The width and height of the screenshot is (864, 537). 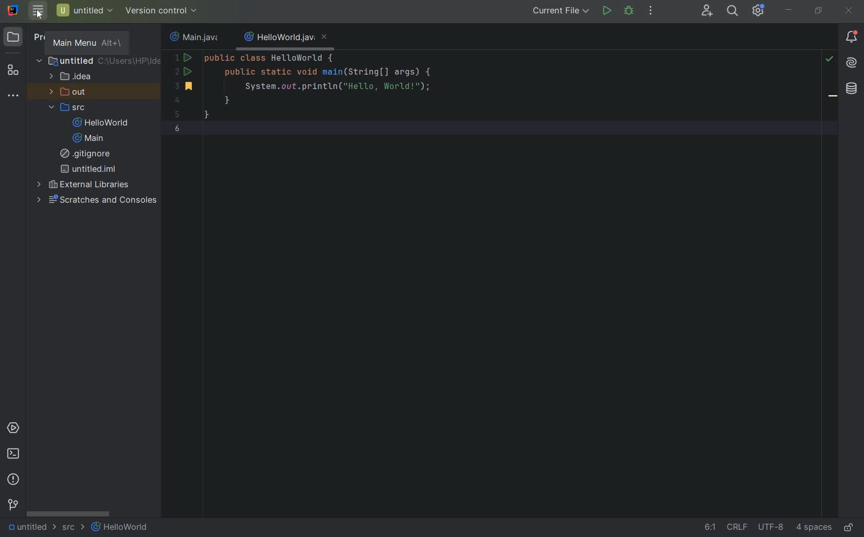 I want to click on run, so click(x=605, y=10).